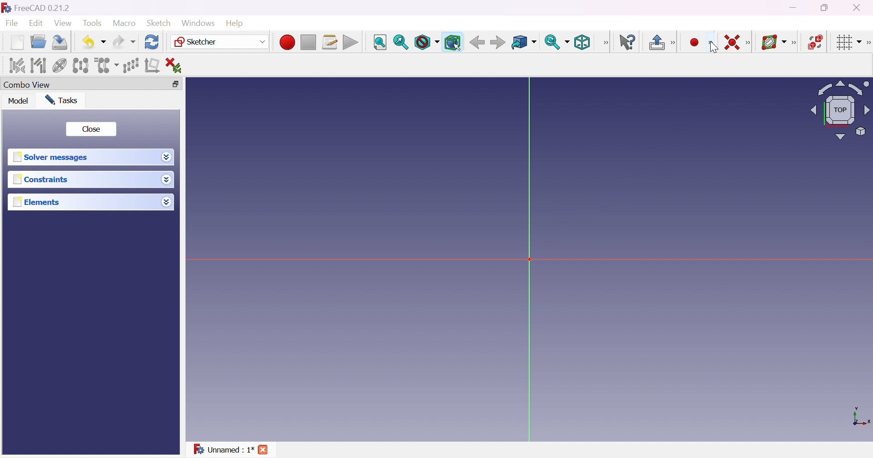 This screenshot has width=873, height=458. Describe the element at coordinates (233, 23) in the screenshot. I see `Help` at that location.